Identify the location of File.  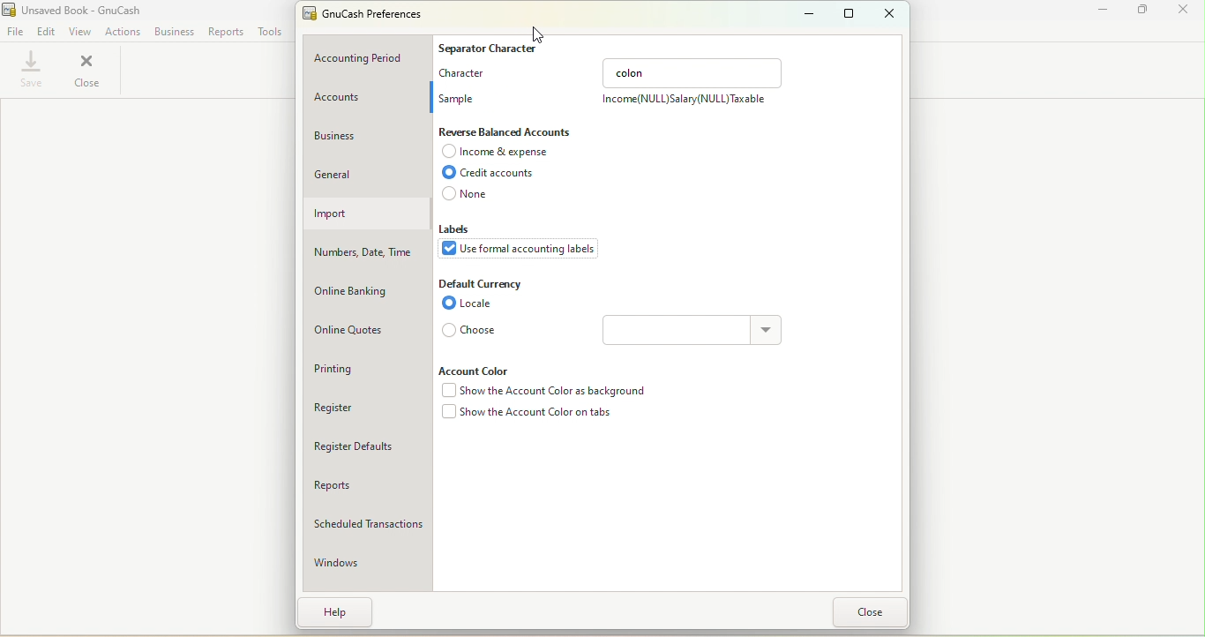
(15, 30).